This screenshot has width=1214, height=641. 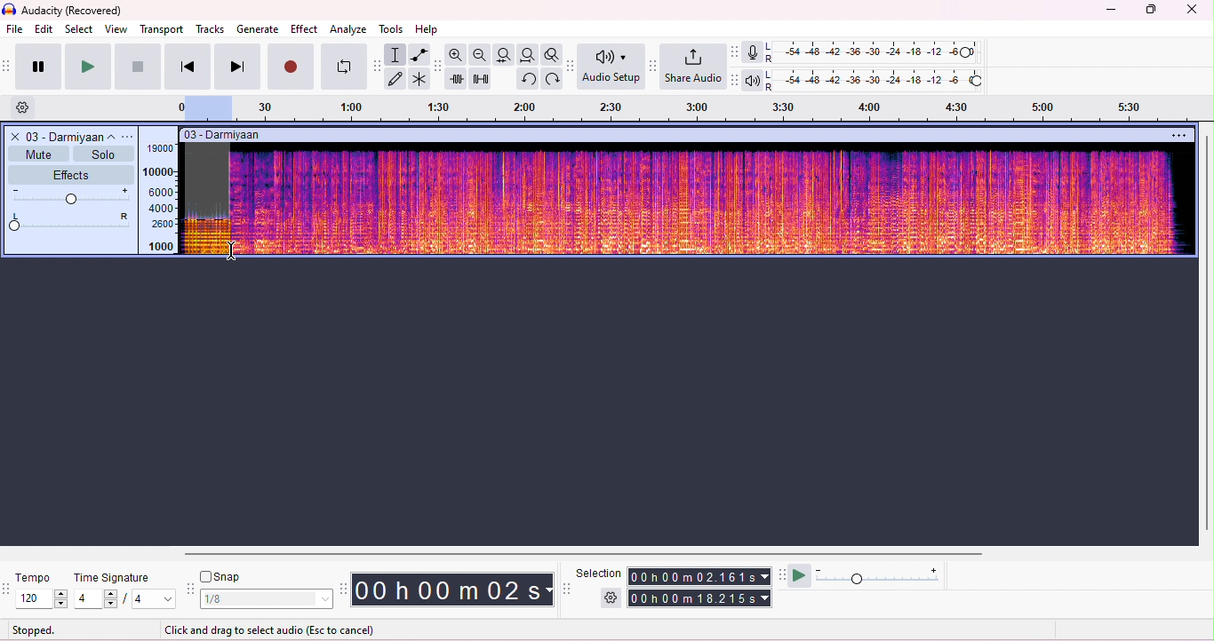 What do you see at coordinates (42, 598) in the screenshot?
I see `select tempo` at bounding box center [42, 598].